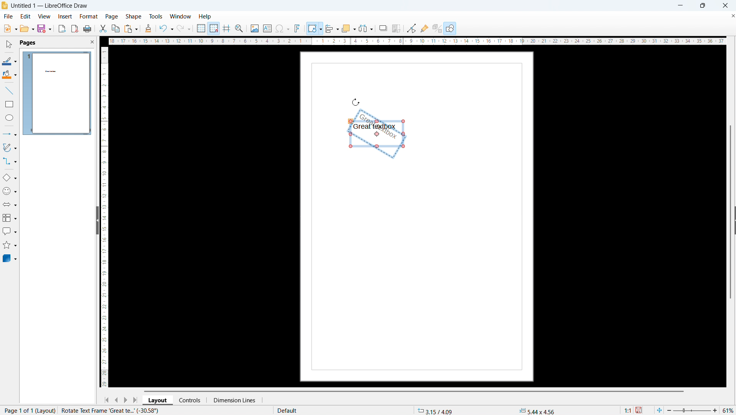  I want to click on default page style, so click(286, 410).